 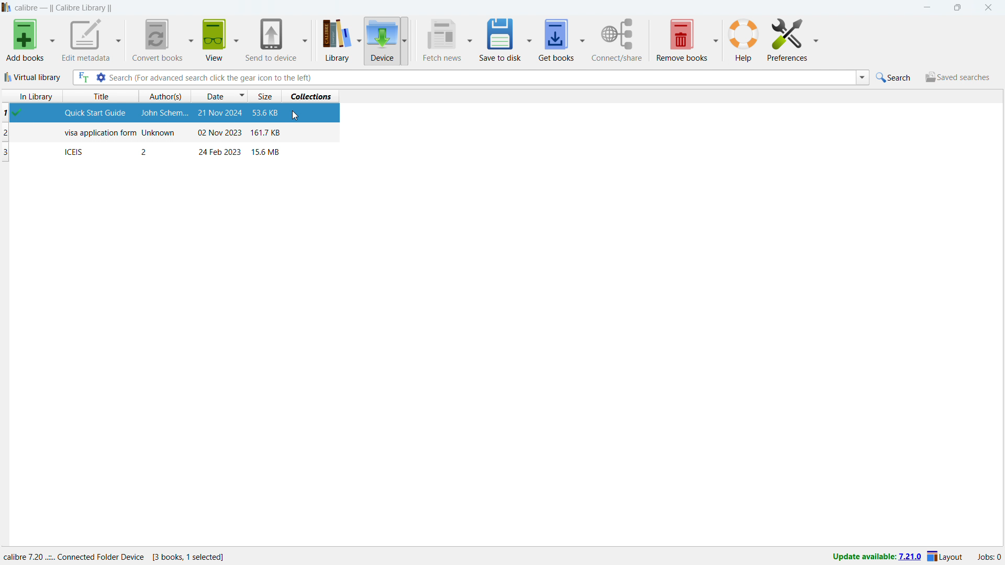 I want to click on logo, so click(x=7, y=7).